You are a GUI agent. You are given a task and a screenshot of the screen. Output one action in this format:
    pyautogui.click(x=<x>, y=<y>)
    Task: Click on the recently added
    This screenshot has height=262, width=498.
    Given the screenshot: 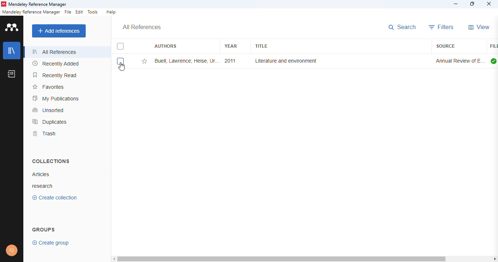 What is the action you would take?
    pyautogui.click(x=56, y=63)
    